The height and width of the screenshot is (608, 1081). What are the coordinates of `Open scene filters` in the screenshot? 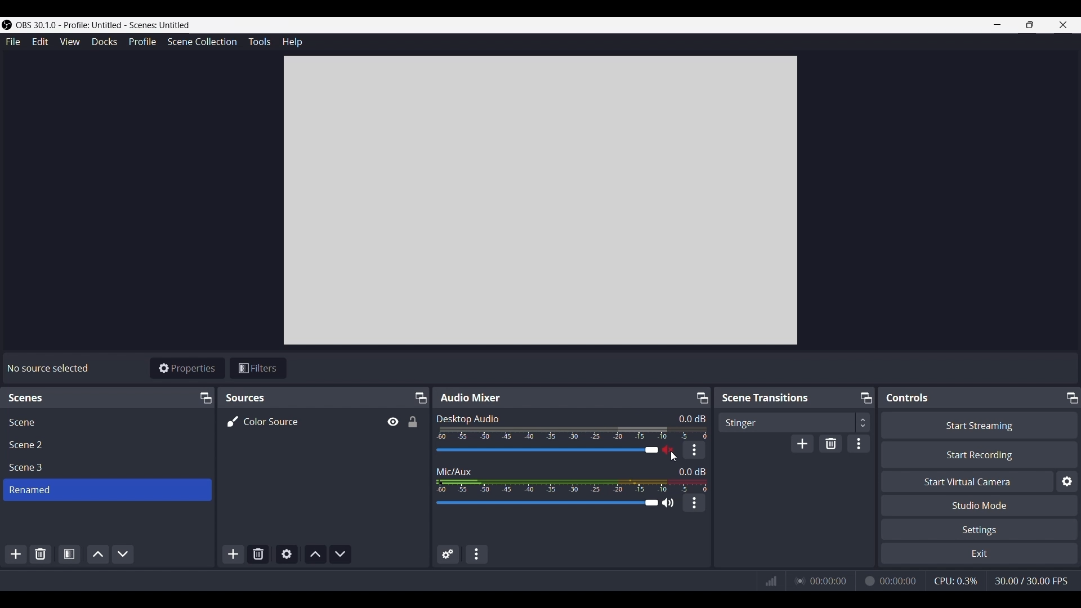 It's located at (69, 554).